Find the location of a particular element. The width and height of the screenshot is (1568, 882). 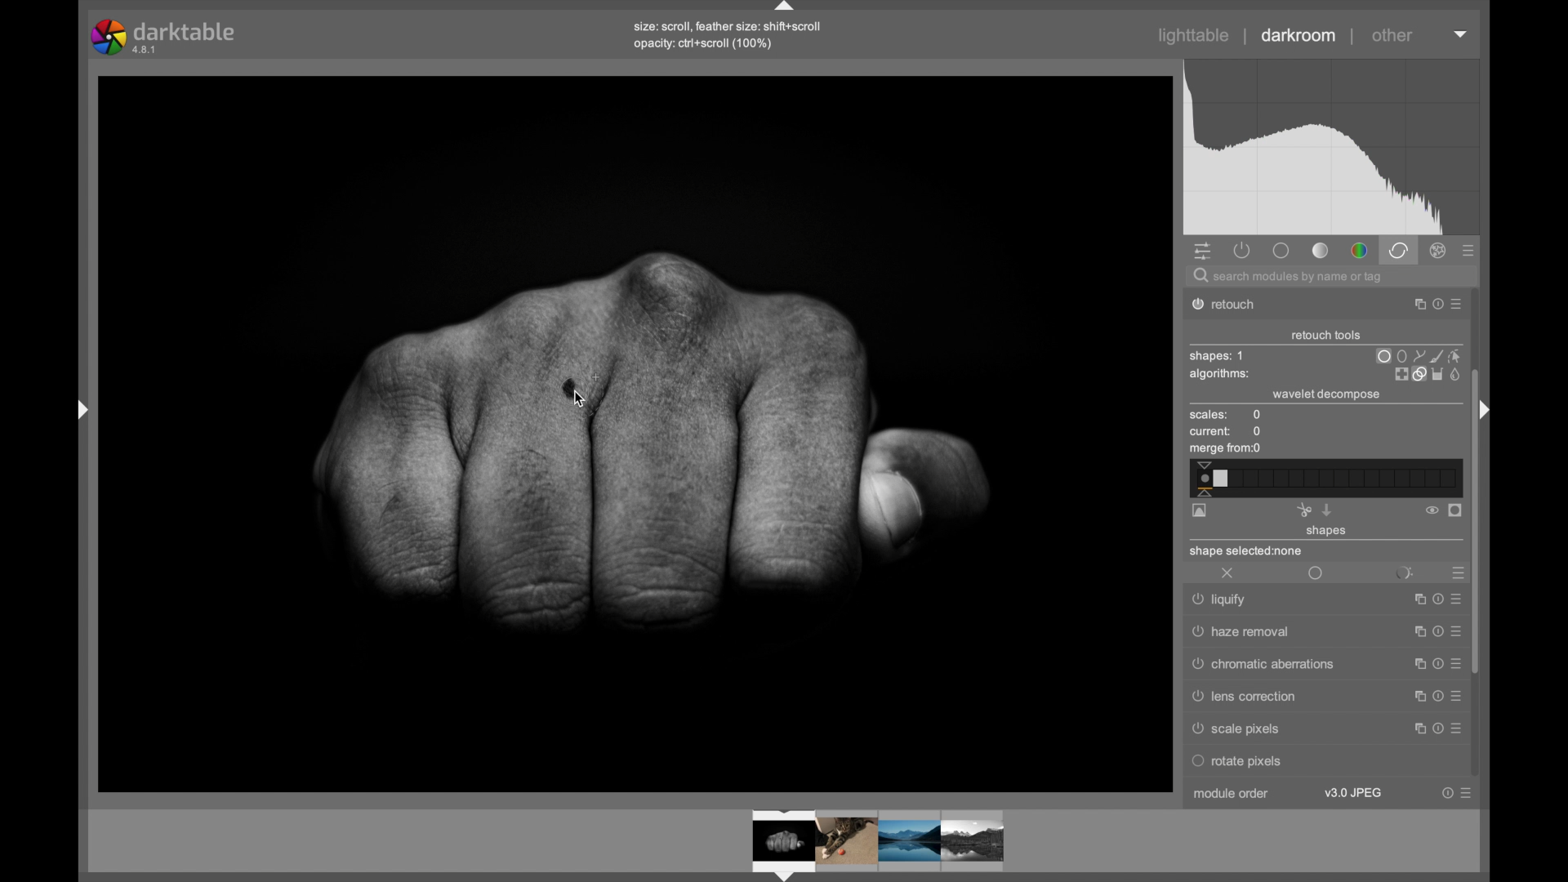

scale pixels is located at coordinates (1241, 729).